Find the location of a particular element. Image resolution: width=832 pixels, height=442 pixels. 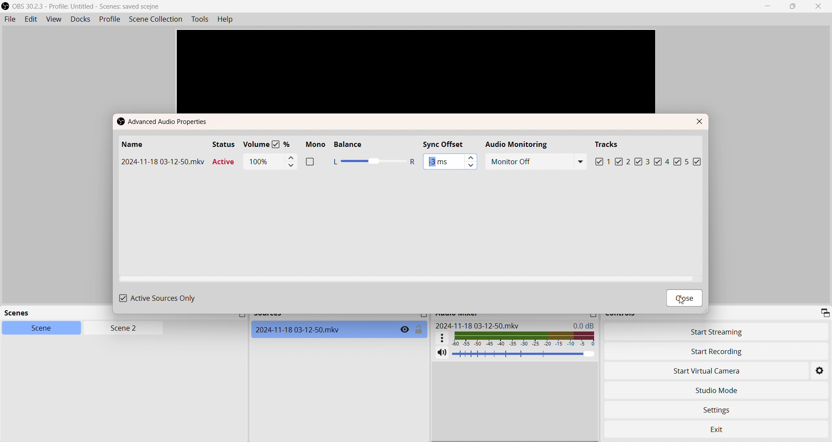

Mono is located at coordinates (314, 156).